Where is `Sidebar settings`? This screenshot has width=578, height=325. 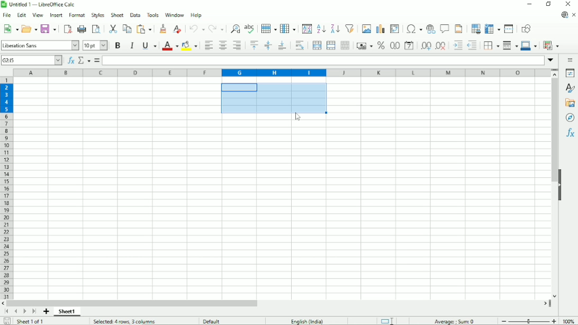
Sidebar settings is located at coordinates (571, 60).